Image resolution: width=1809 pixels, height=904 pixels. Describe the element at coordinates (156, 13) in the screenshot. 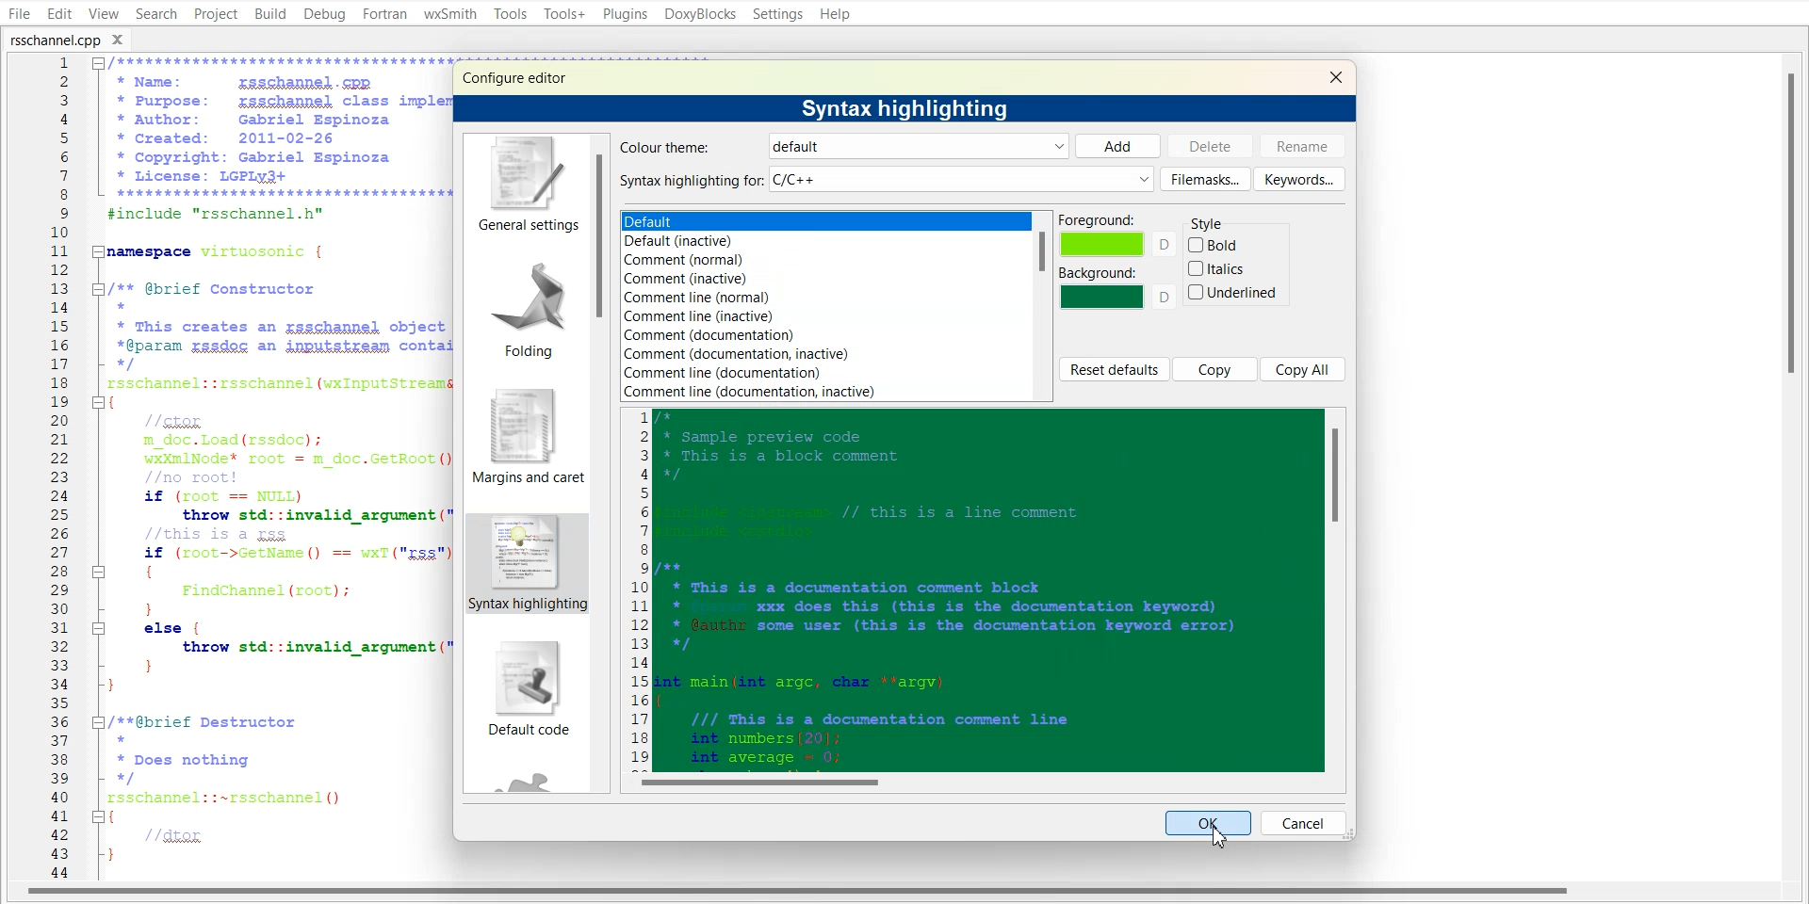

I see `Search` at that location.